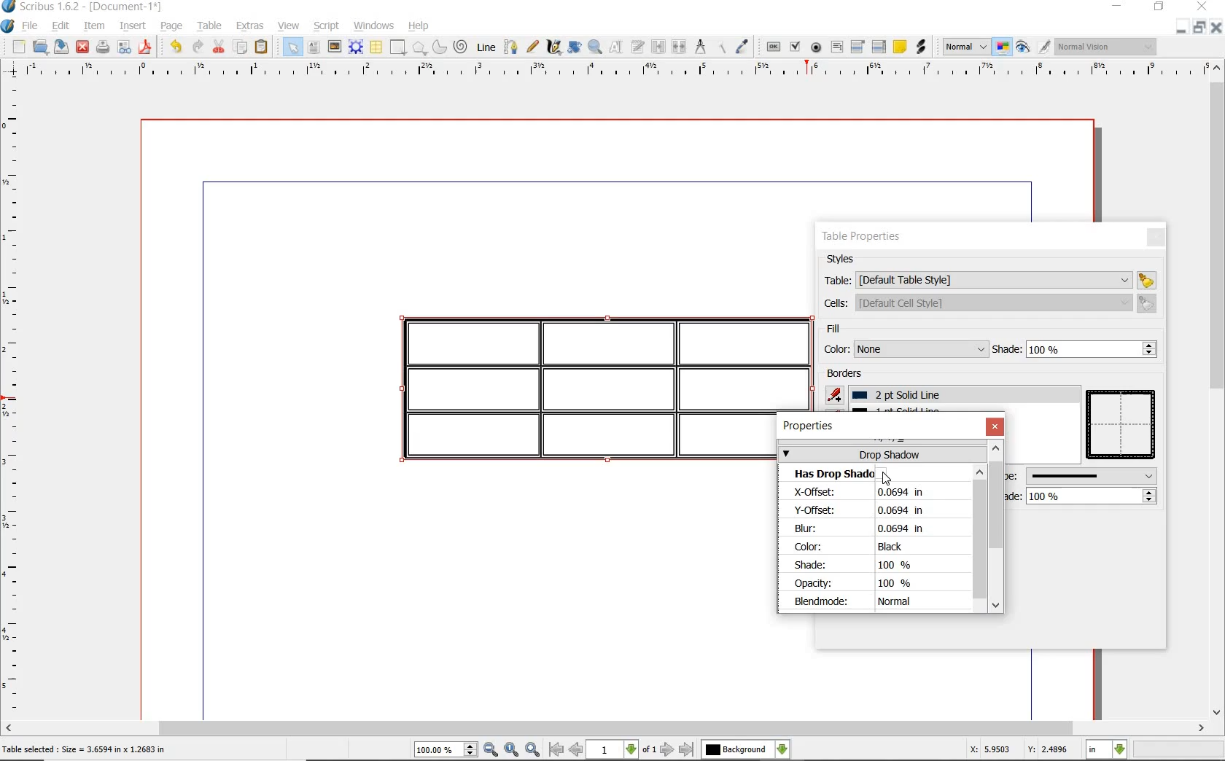  I want to click on shade, so click(1076, 349).